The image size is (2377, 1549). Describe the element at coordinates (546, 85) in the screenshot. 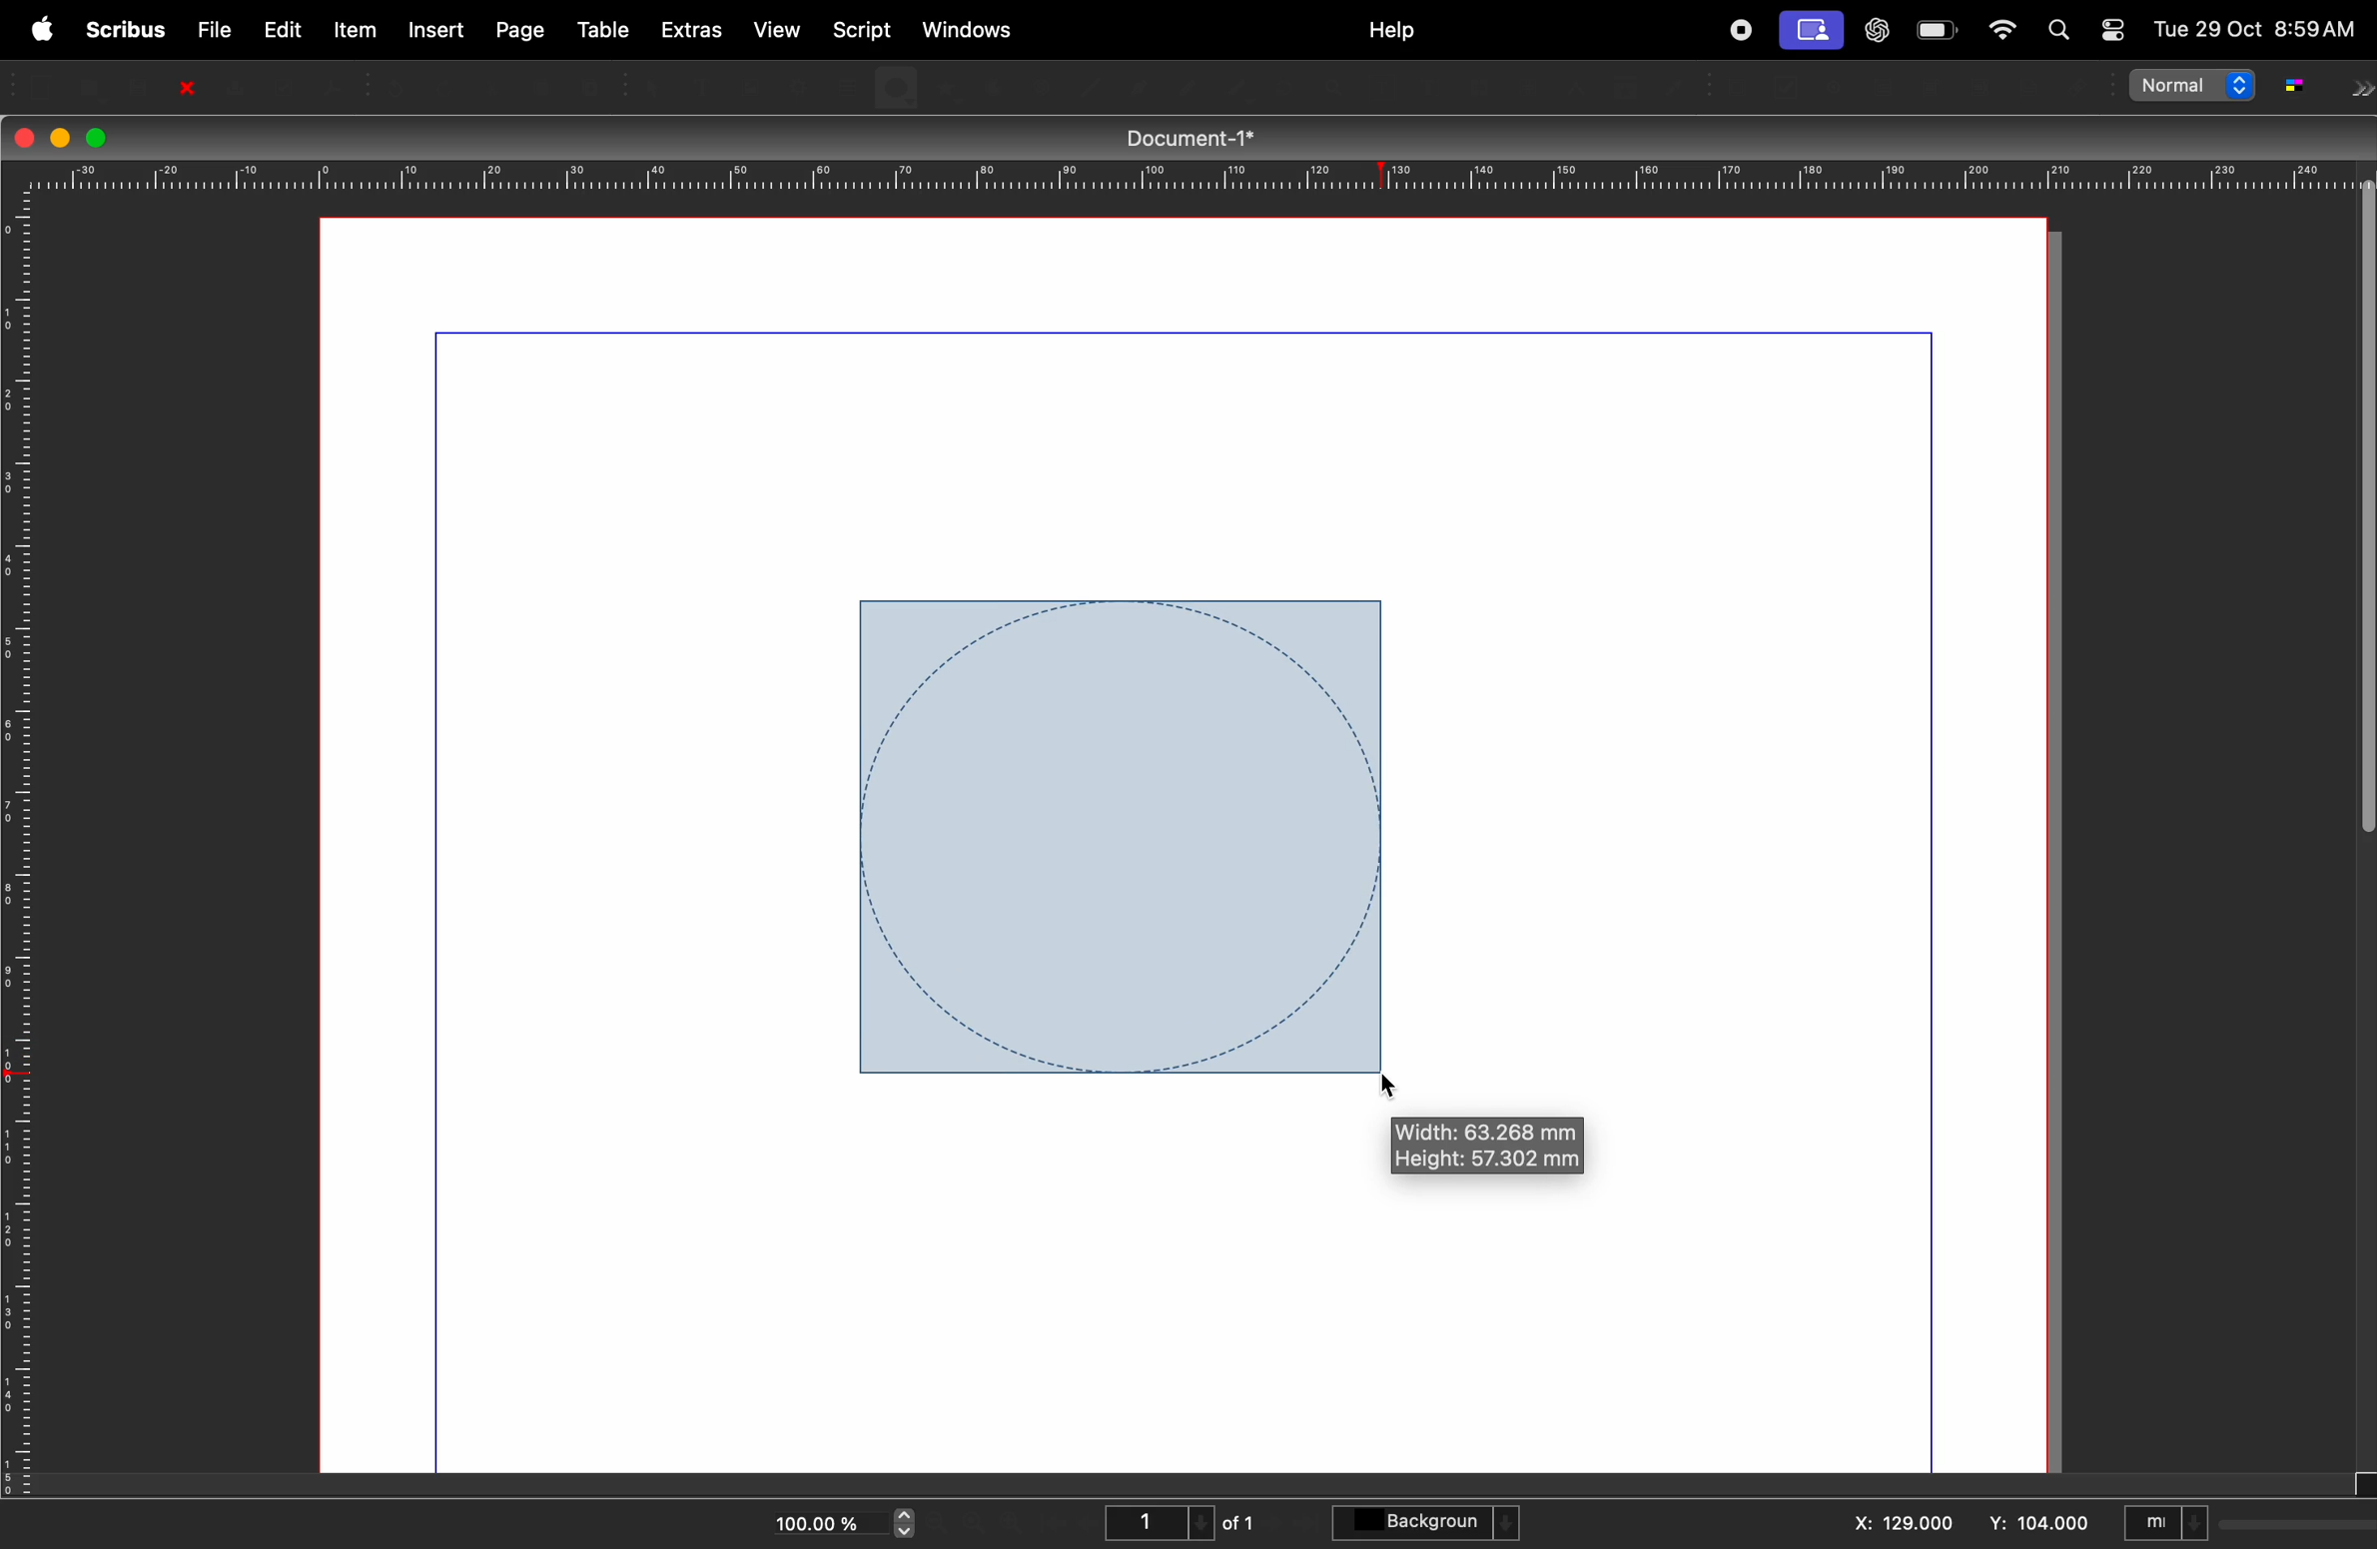

I see `Copy` at that location.